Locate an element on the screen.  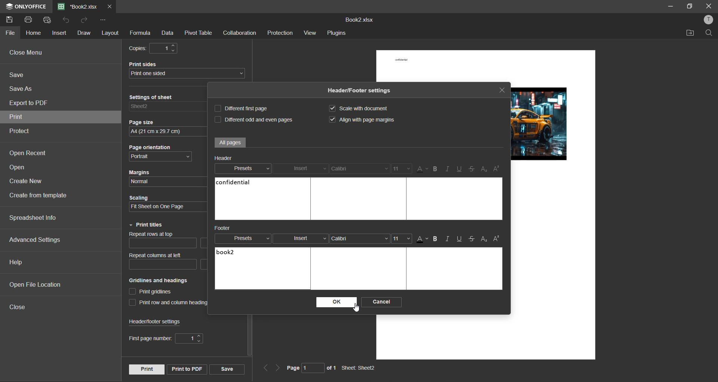
page size is located at coordinates (166, 132).